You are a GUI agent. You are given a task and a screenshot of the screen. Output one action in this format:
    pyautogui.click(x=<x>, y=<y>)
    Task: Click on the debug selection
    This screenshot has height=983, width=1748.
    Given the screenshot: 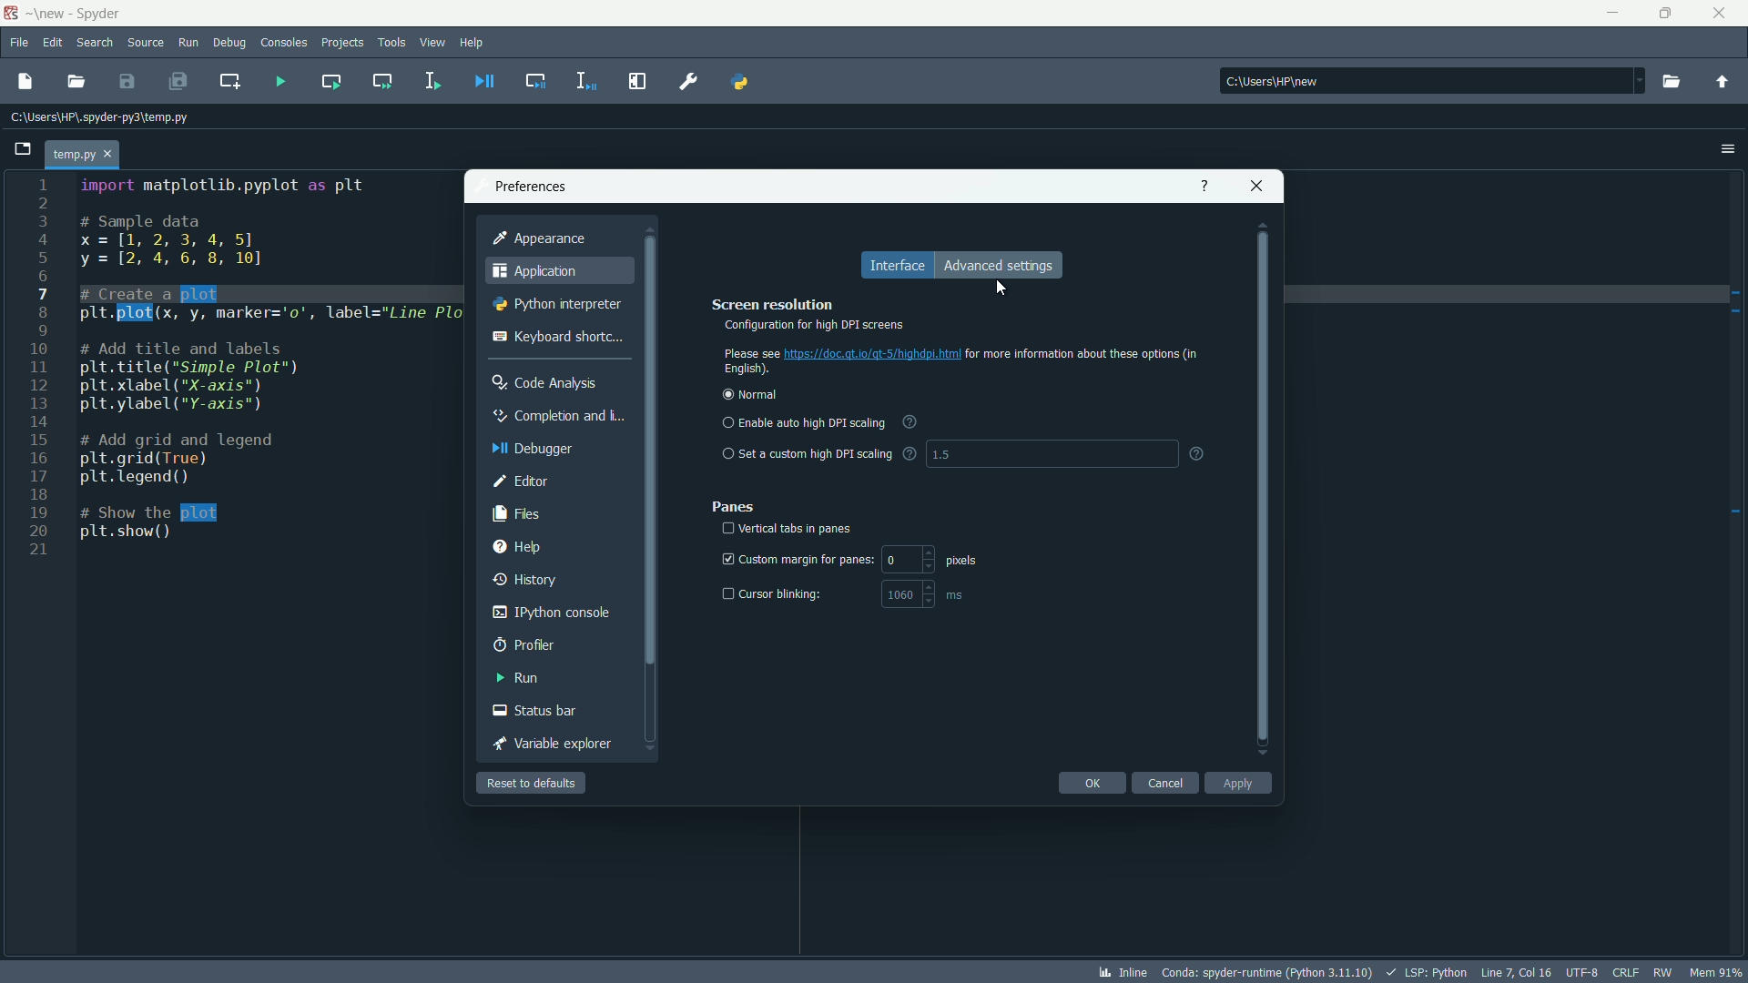 What is the action you would take?
    pyautogui.click(x=587, y=81)
    